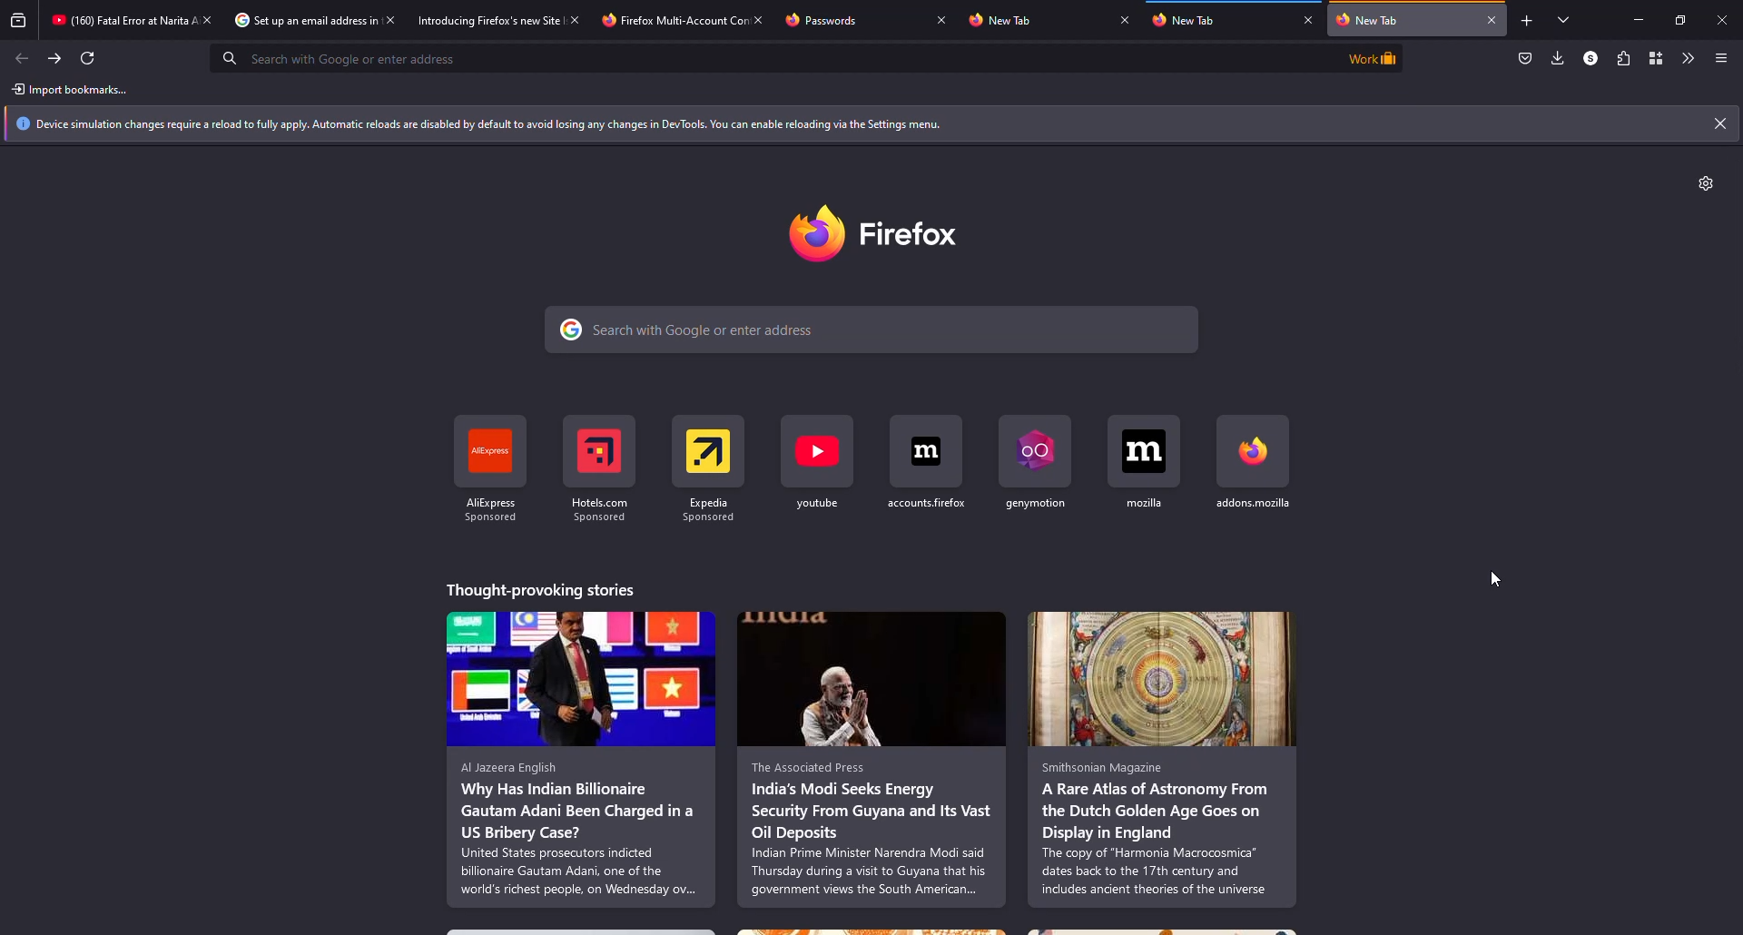 The image size is (1743, 935). I want to click on tab, so click(827, 19).